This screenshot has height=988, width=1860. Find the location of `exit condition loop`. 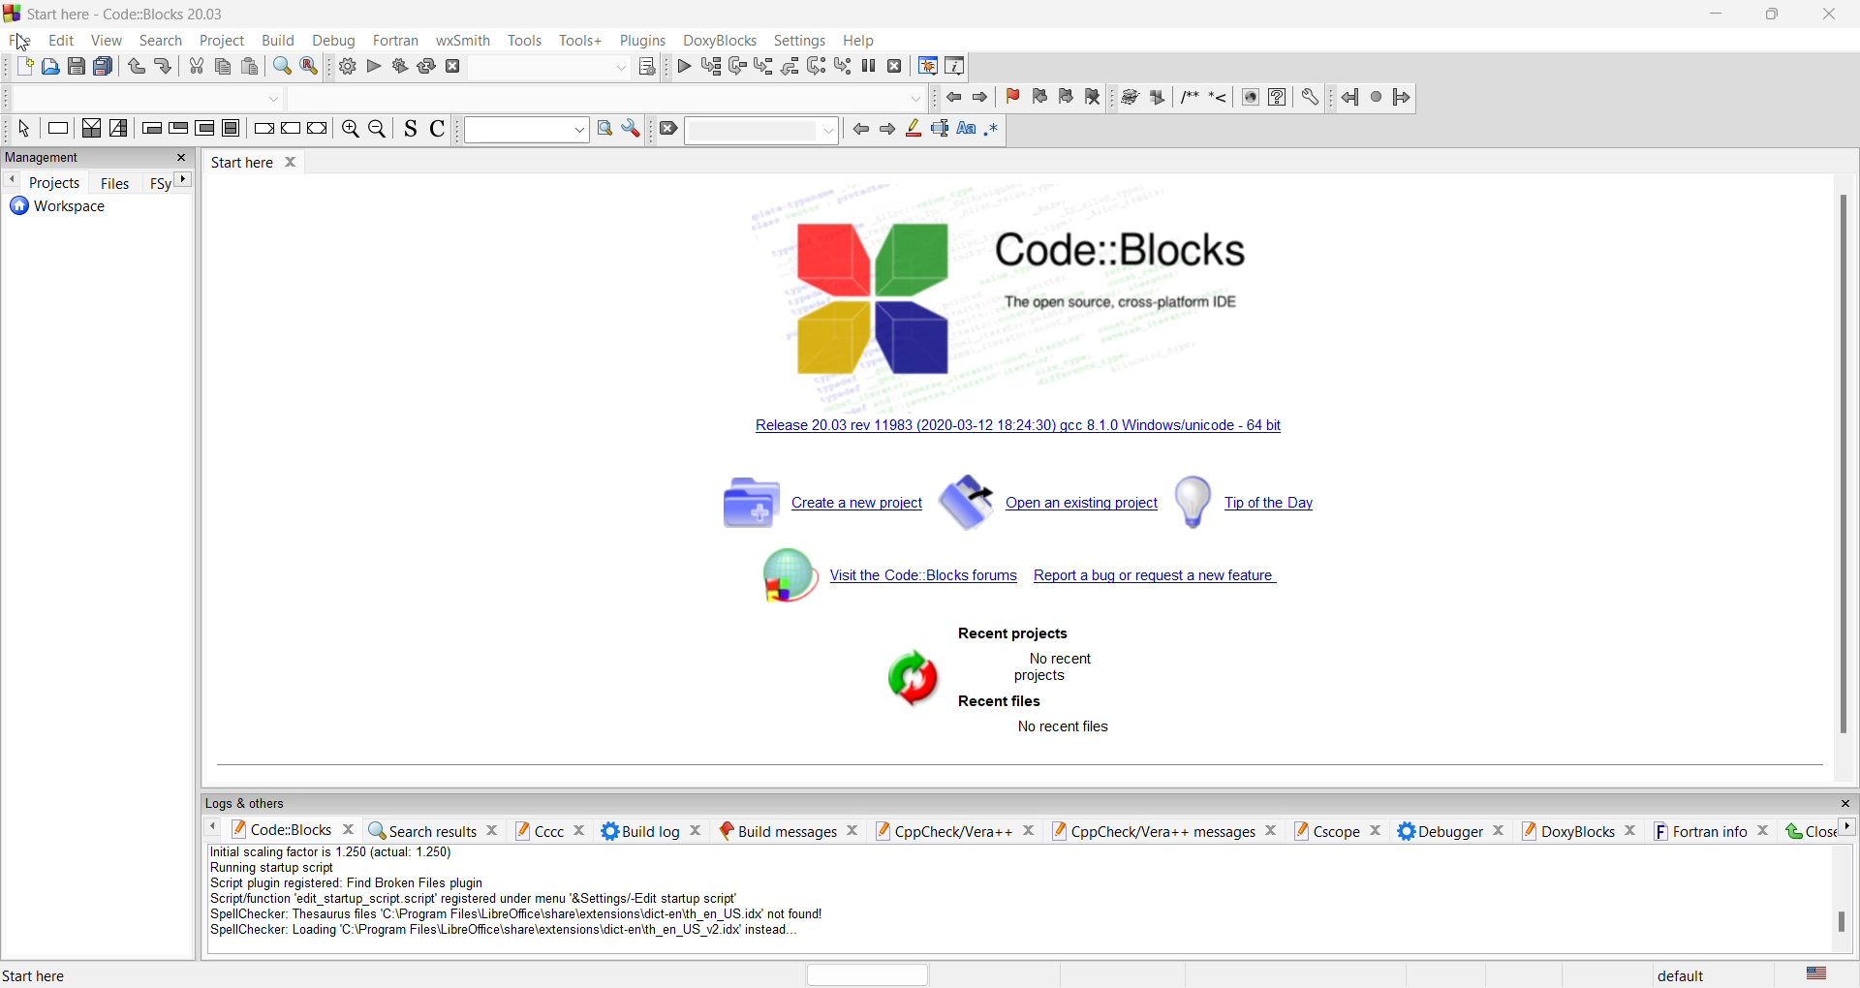

exit condition loop is located at coordinates (179, 134).